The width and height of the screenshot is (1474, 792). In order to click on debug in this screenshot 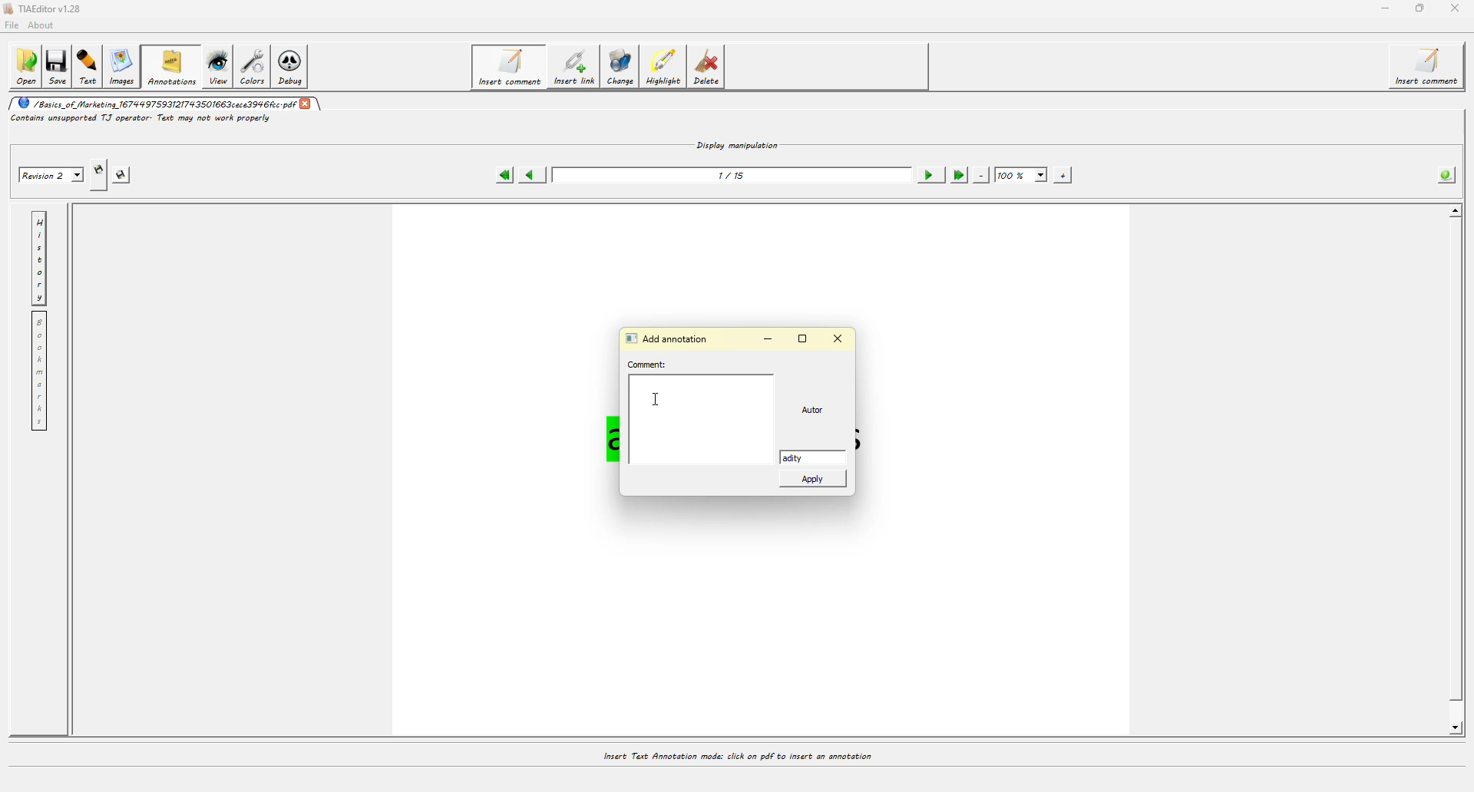, I will do `click(295, 68)`.